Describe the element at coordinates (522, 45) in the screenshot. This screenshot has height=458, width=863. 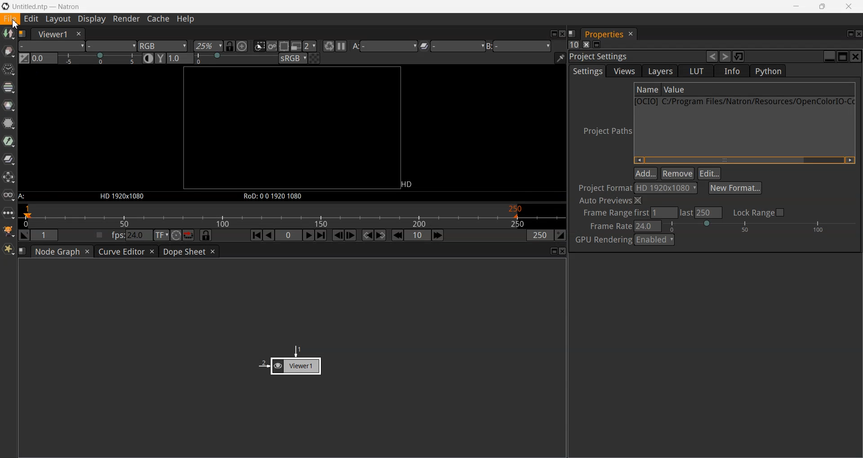
I see `Viewer B` at that location.